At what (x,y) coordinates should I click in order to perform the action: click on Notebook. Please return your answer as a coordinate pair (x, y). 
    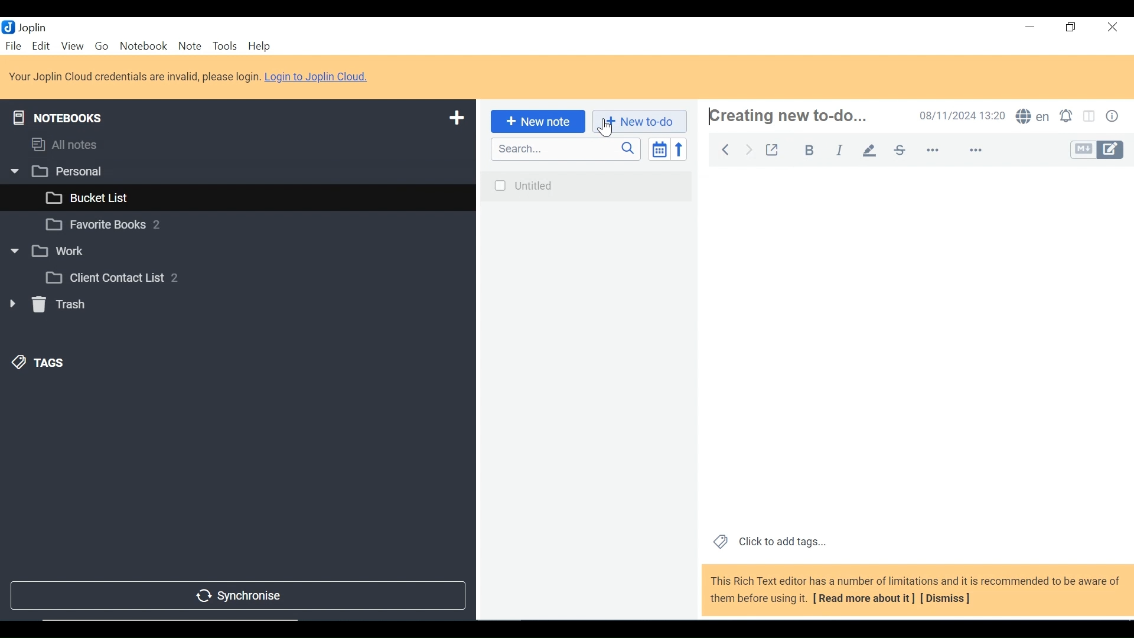
    Looking at the image, I should click on (256, 277).